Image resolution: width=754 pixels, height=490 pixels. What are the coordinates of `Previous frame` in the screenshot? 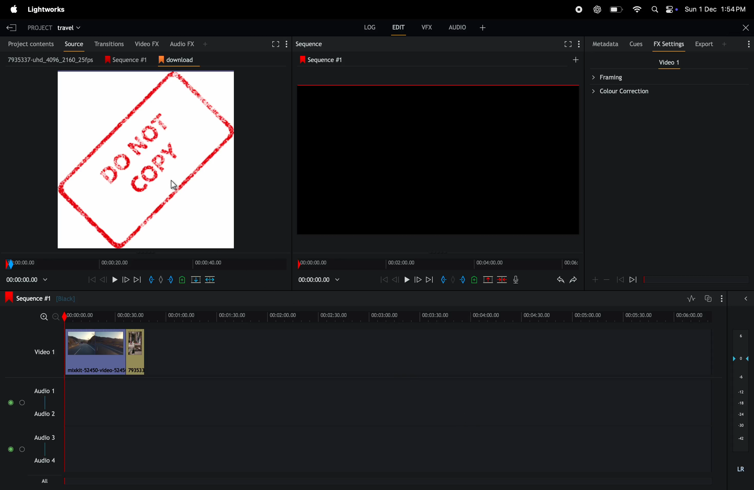 It's located at (92, 280).